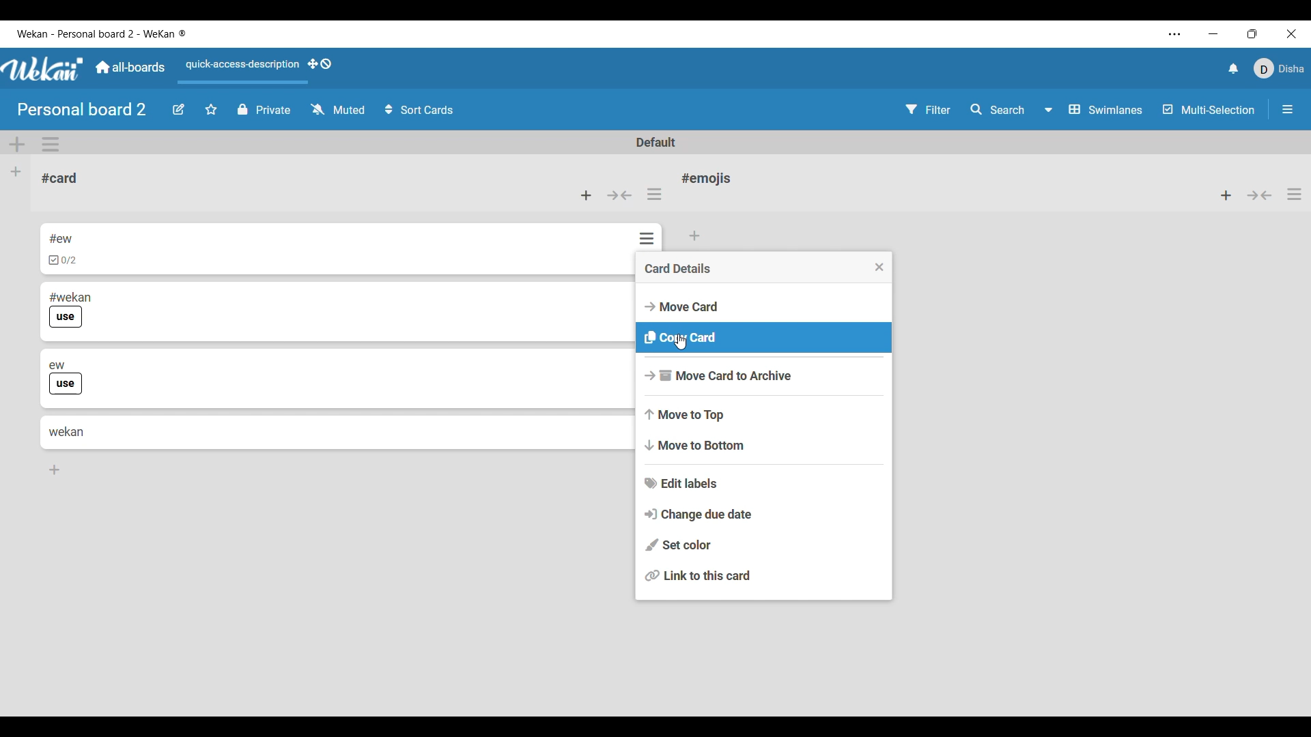 This screenshot has height=737, width=1311. What do you see at coordinates (44, 68) in the screenshot?
I see `Software logo` at bounding box center [44, 68].